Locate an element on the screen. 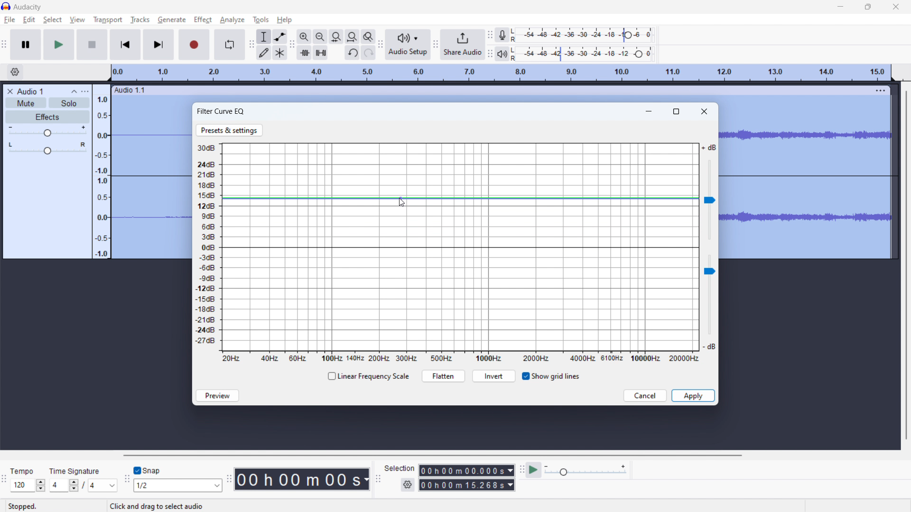 This screenshot has width=911, height=512. audio setup toolbar is located at coordinates (381, 44).